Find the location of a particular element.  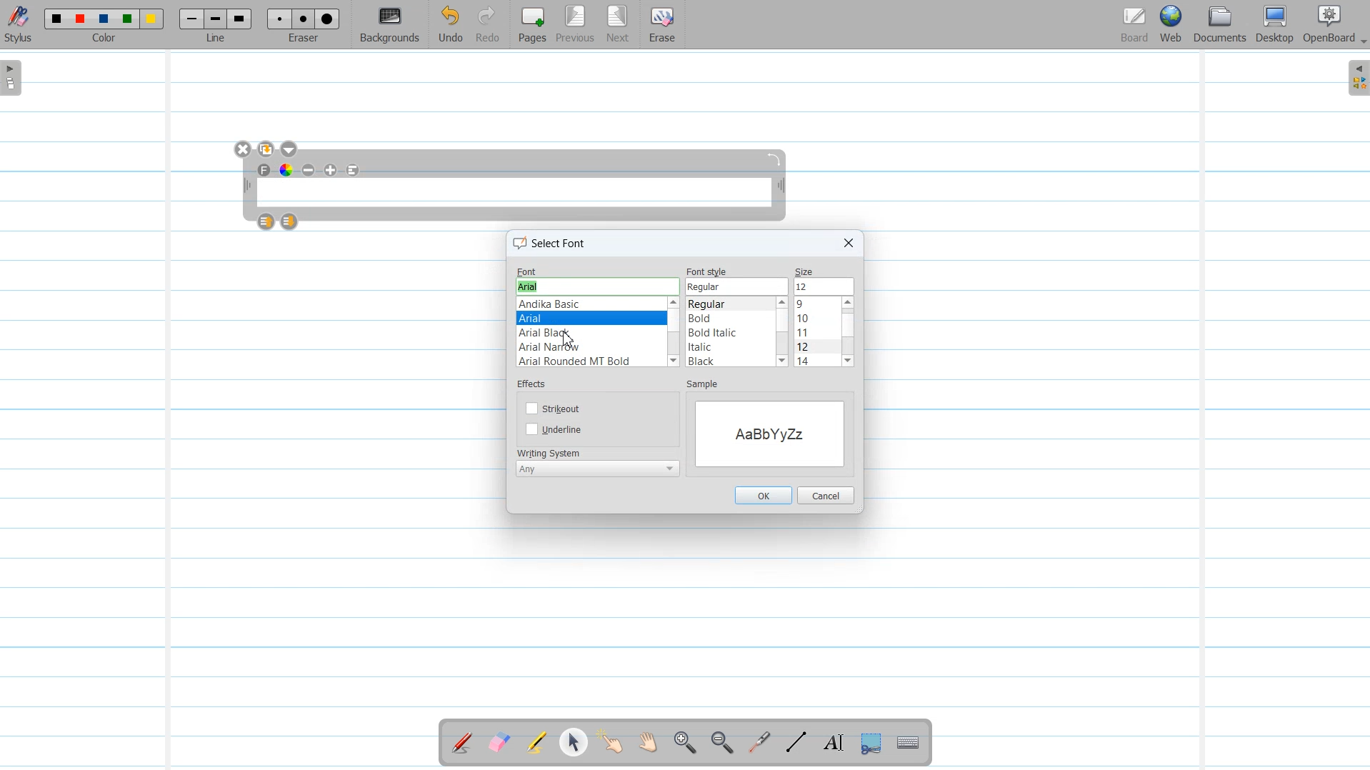

Maximize Text is located at coordinates (331, 170).